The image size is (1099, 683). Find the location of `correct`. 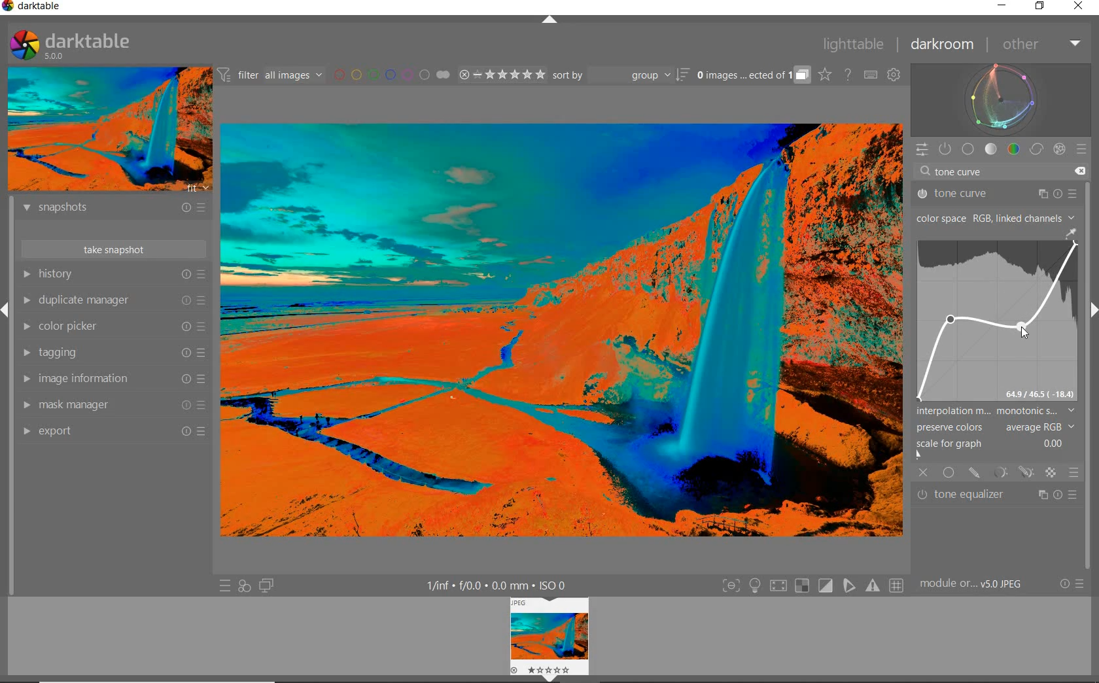

correct is located at coordinates (1036, 149).